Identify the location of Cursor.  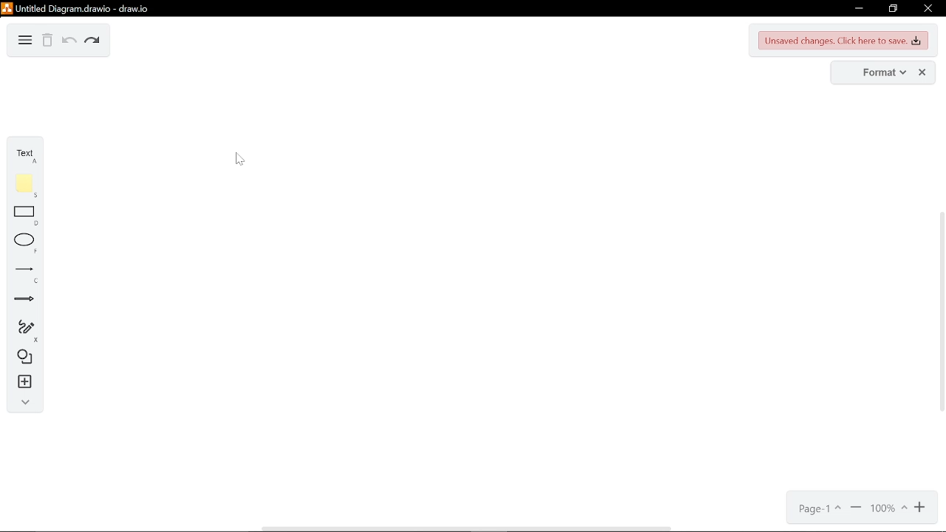
(239, 157).